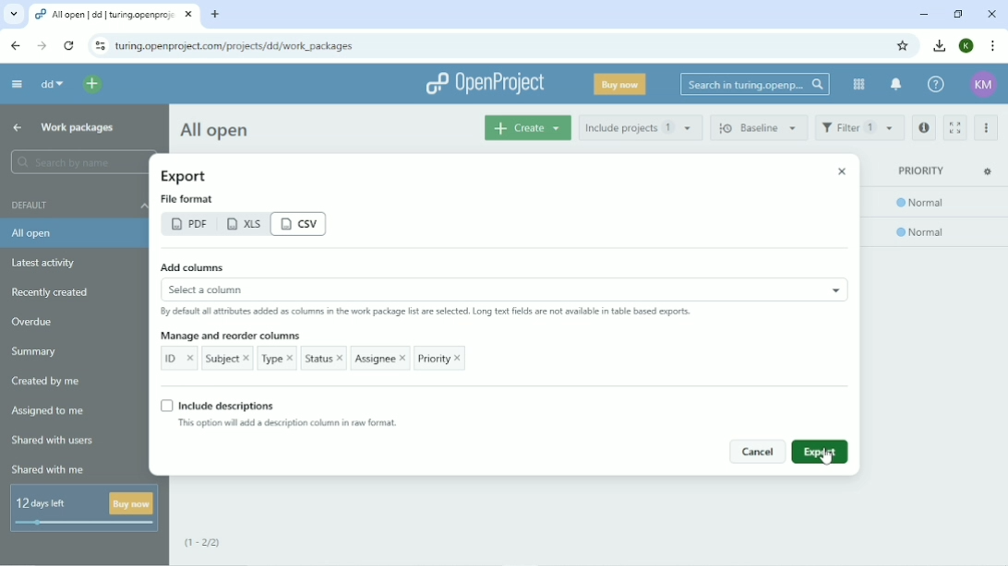 The width and height of the screenshot is (1008, 566). I want to click on dd, so click(51, 86).